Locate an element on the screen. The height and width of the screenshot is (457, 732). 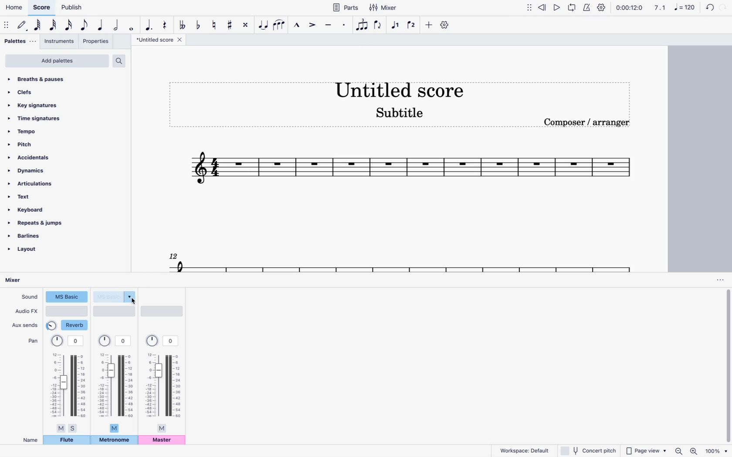
settings is located at coordinates (601, 7).